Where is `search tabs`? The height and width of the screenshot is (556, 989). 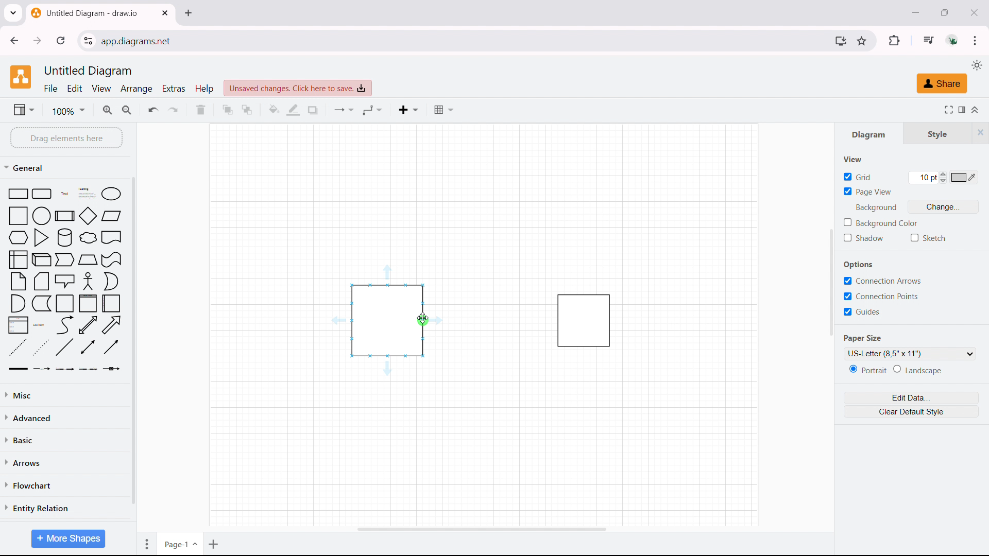 search tabs is located at coordinates (13, 13).